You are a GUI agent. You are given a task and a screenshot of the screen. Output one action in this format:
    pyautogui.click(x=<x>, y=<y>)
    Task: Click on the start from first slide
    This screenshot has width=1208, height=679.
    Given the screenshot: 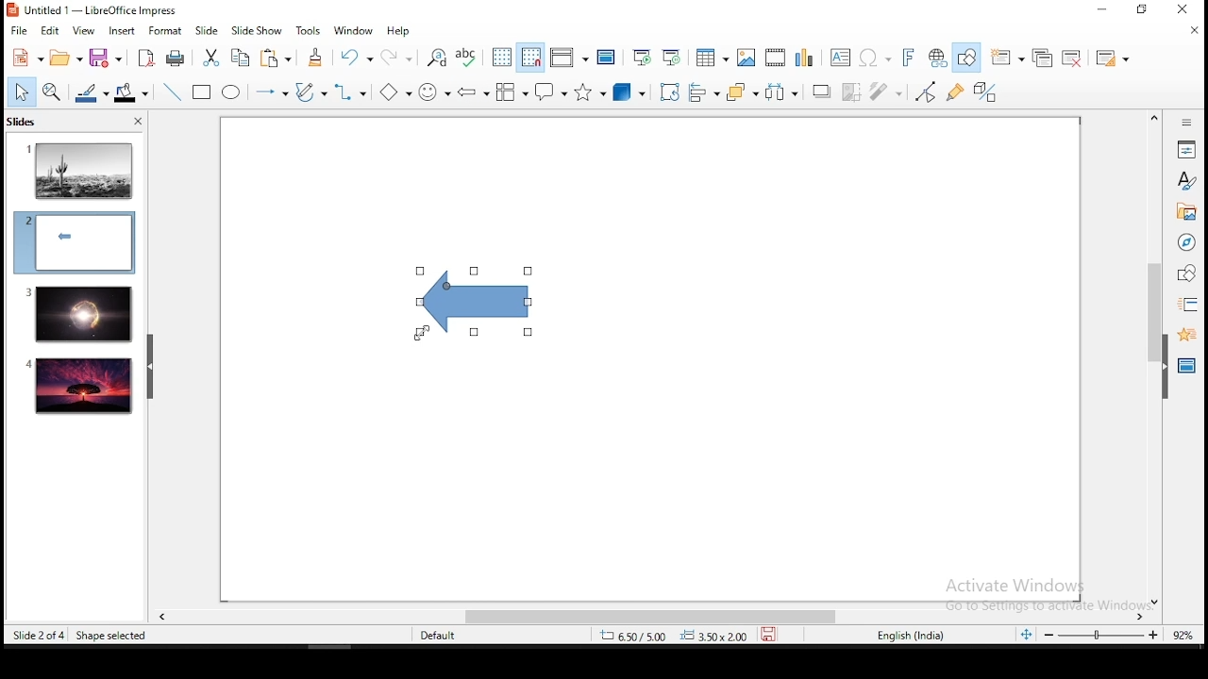 What is the action you would take?
    pyautogui.click(x=642, y=58)
    